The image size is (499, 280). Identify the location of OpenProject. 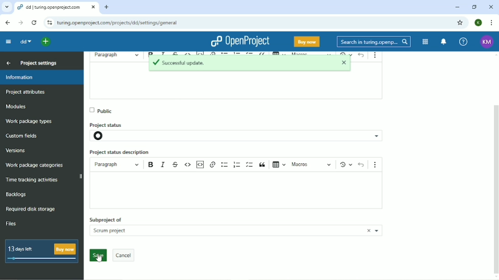
(240, 41).